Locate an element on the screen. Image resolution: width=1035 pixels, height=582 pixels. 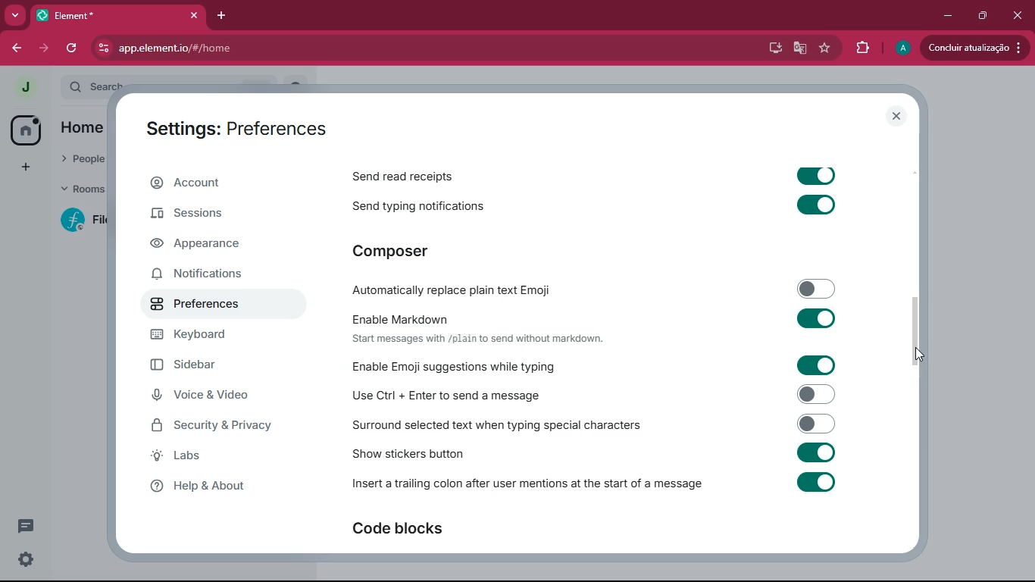
Send typing notifications is located at coordinates (602, 206).